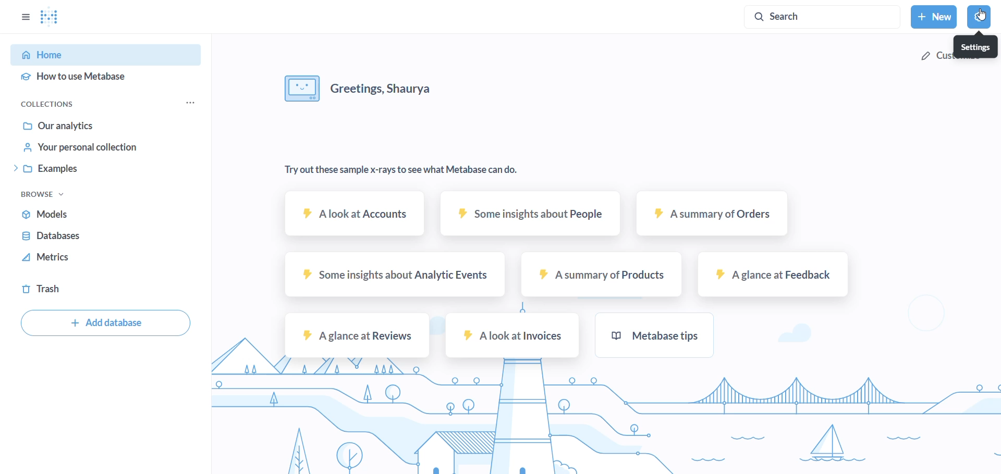 This screenshot has width=1001, height=474. I want to click on collections, so click(58, 104).